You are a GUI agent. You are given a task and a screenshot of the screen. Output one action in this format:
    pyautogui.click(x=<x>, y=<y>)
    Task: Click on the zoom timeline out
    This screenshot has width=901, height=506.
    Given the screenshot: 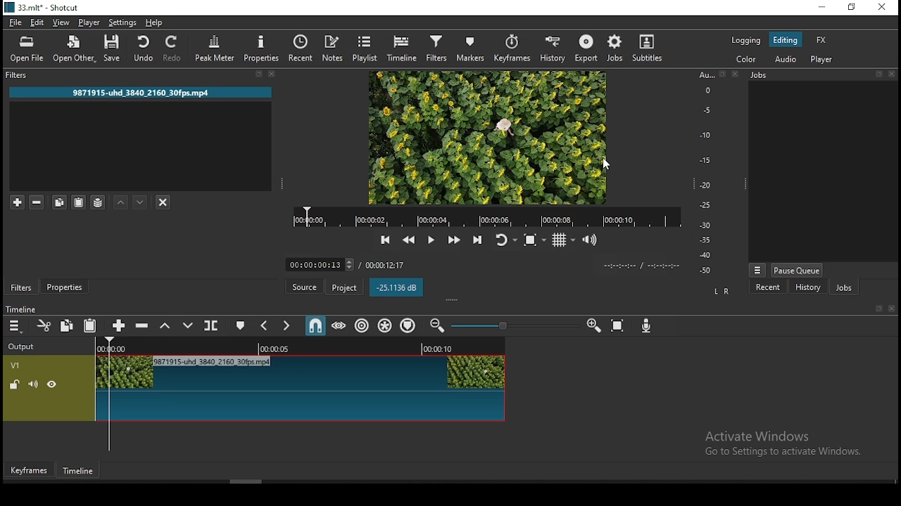 What is the action you would take?
    pyautogui.click(x=437, y=325)
    